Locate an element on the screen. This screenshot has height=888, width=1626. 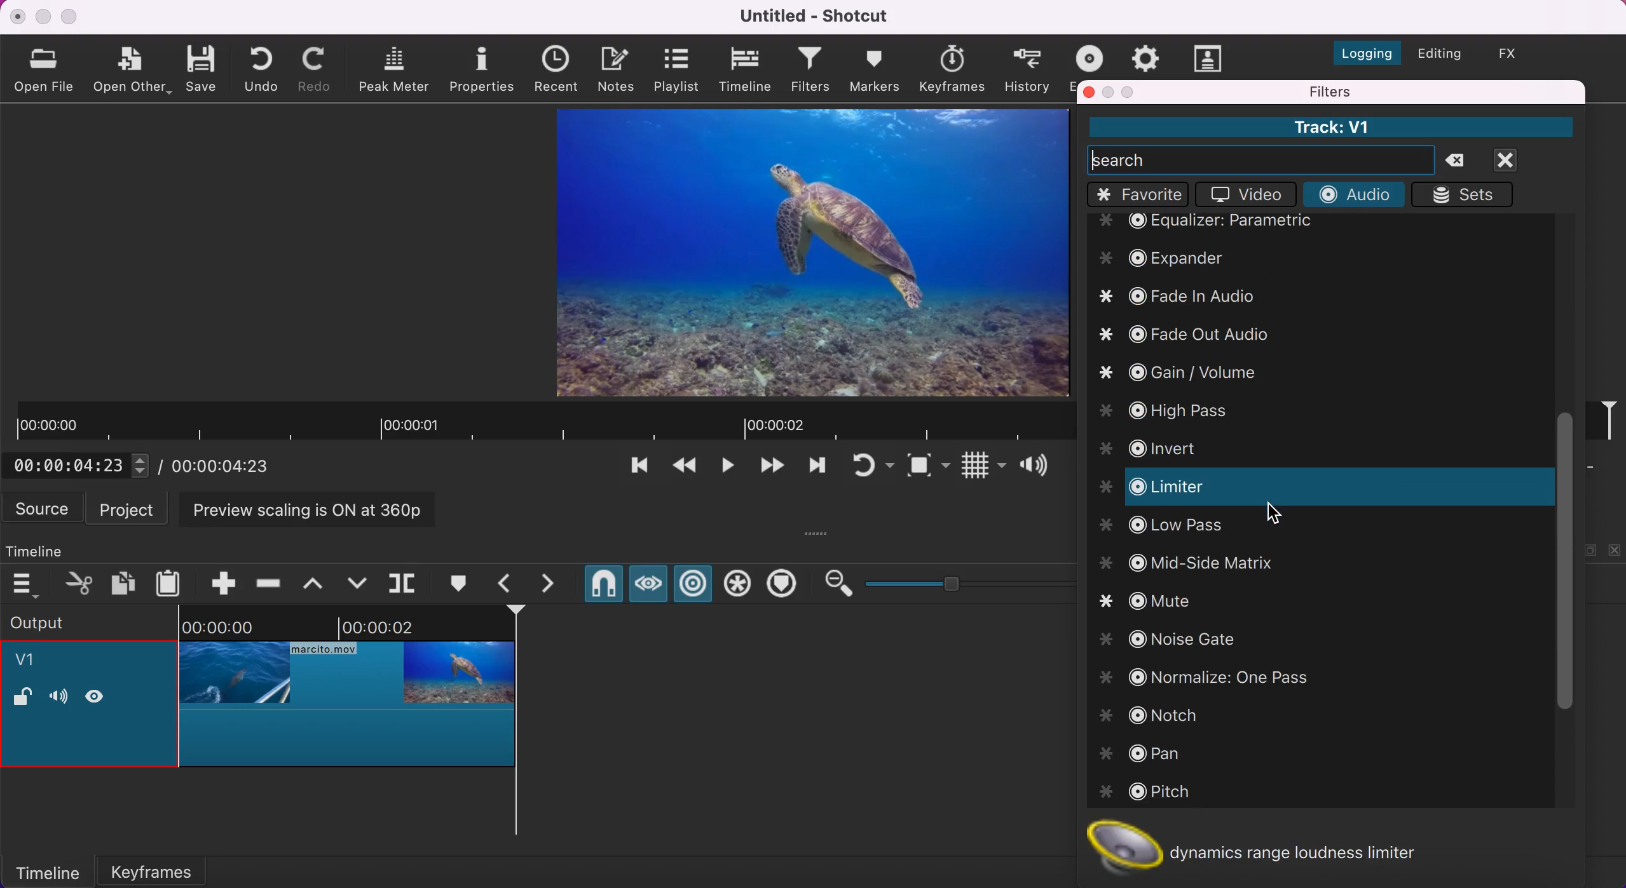
split at playhead is located at coordinates (405, 584).